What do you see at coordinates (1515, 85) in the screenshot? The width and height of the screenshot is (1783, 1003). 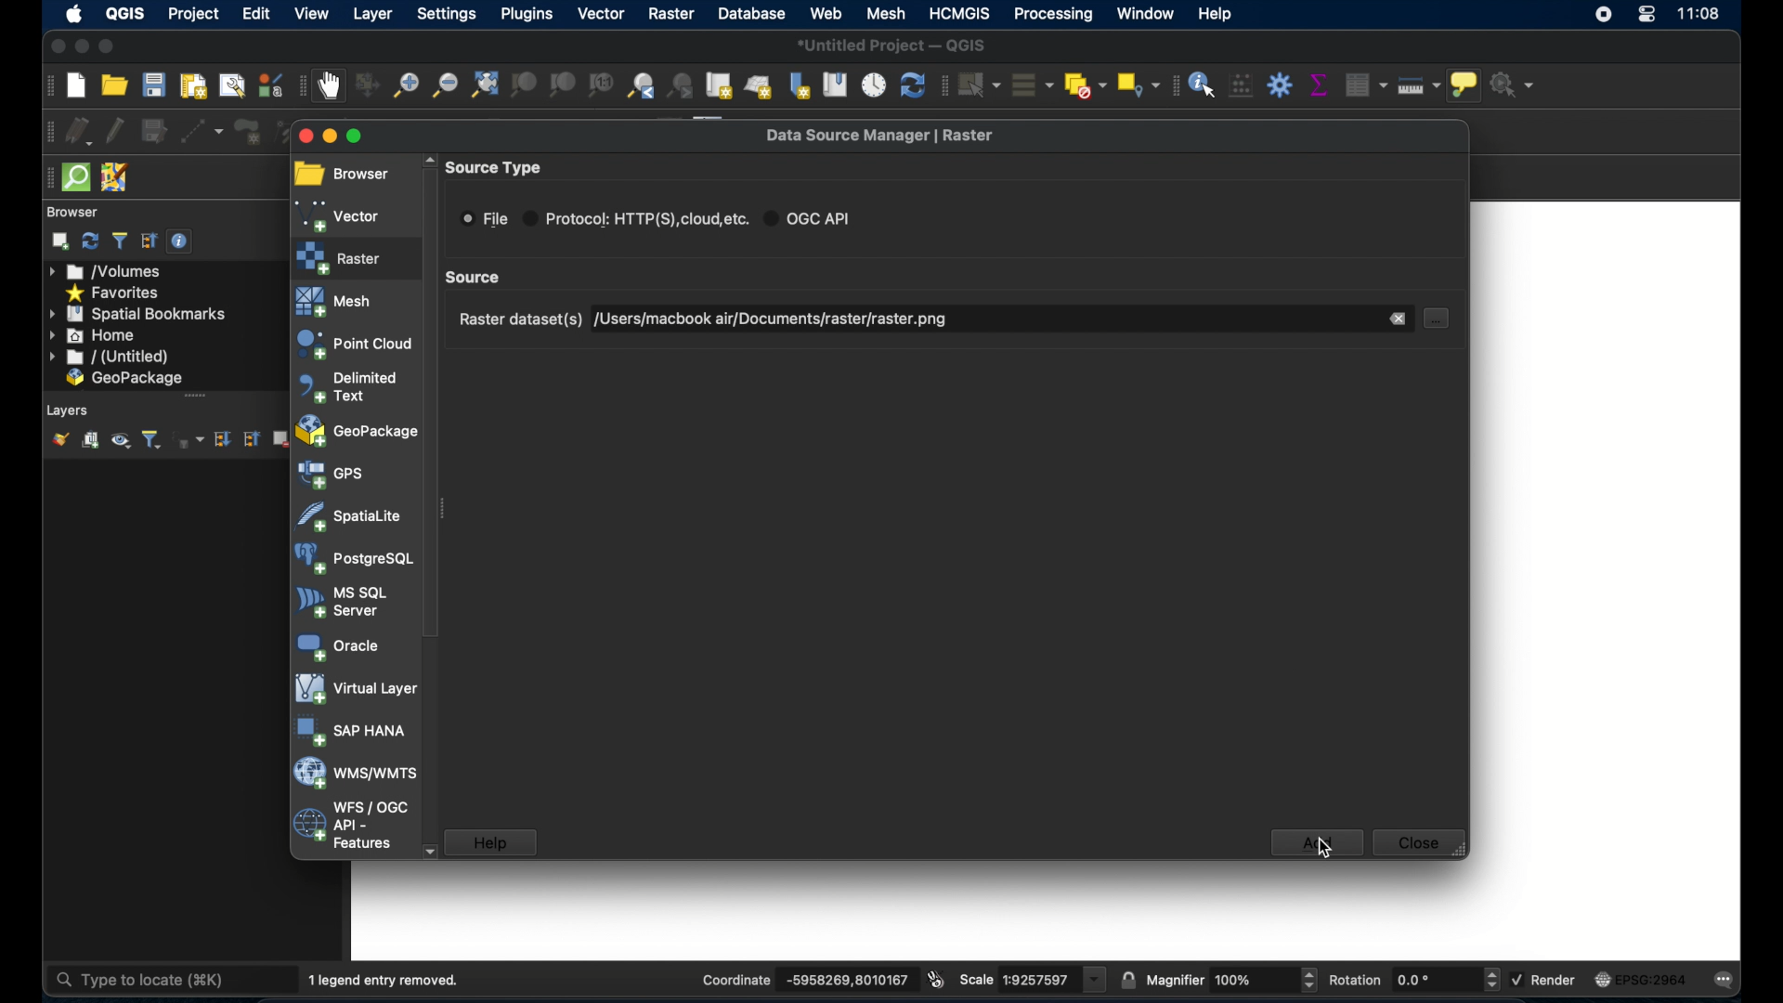 I see `no action selected` at bounding box center [1515, 85].